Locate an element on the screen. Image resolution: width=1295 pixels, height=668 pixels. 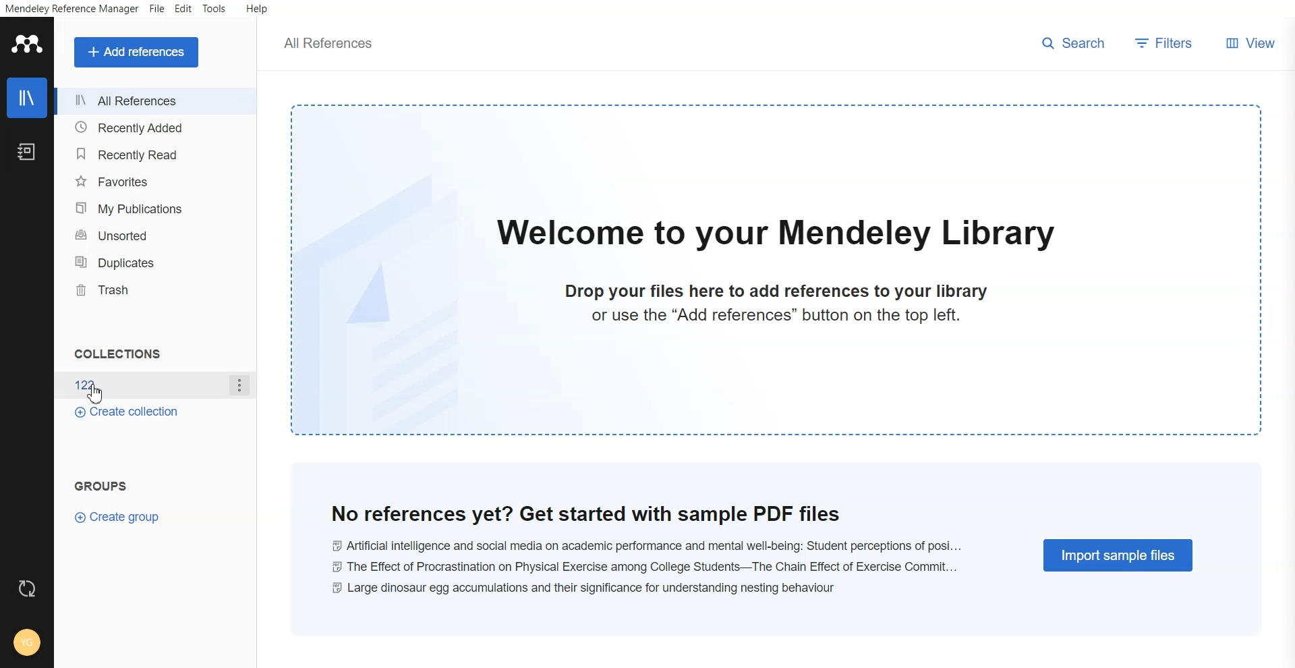
Import simple files is located at coordinates (1120, 554).